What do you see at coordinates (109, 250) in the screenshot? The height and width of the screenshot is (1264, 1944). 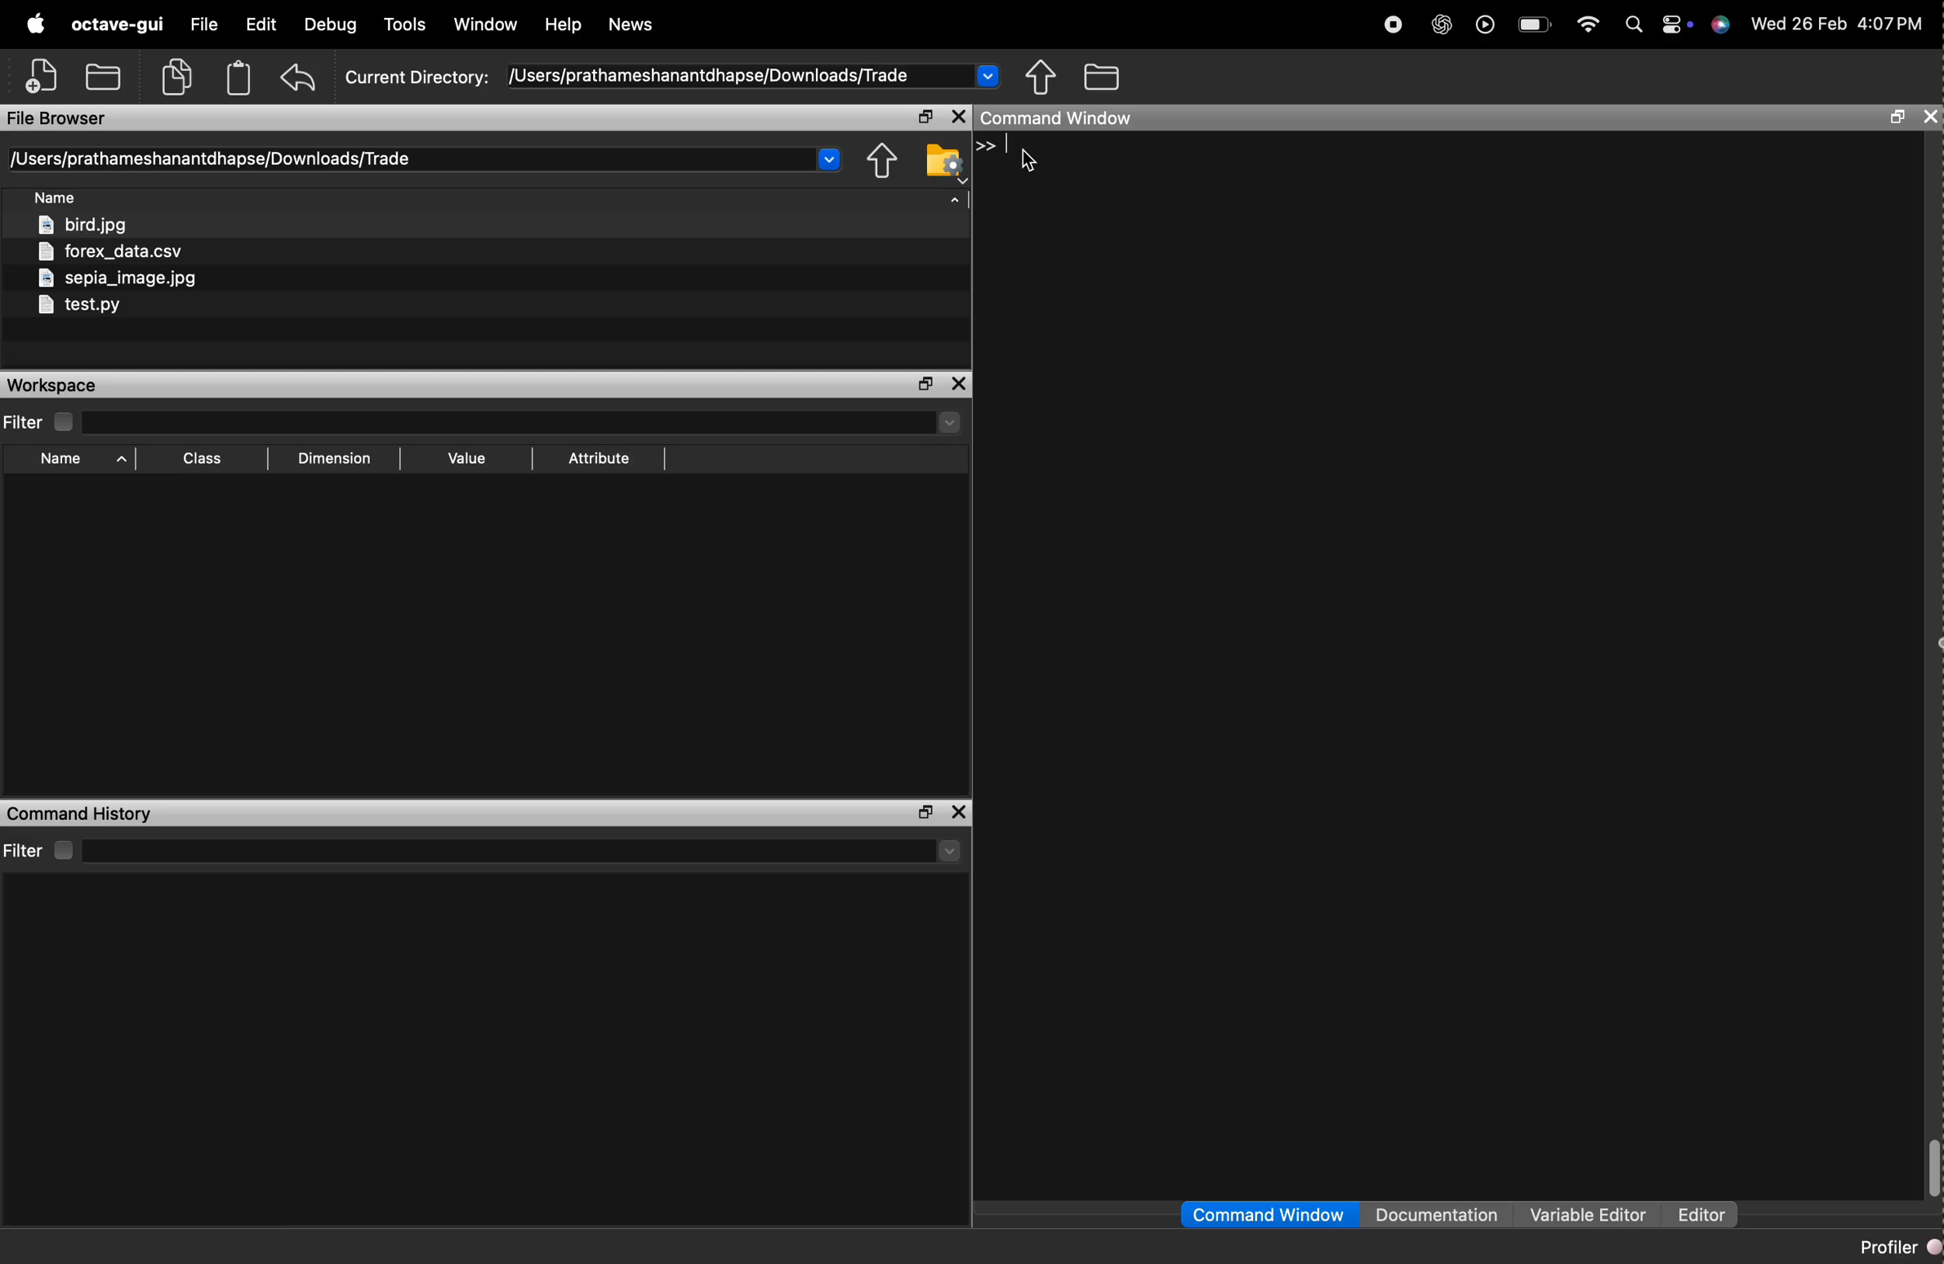 I see ` forex_data.csv` at bounding box center [109, 250].